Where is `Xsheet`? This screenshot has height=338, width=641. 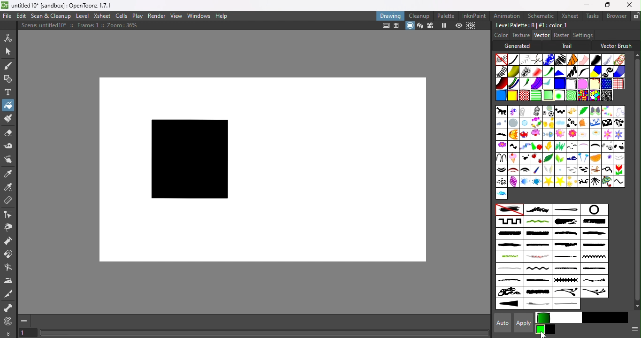
Xsheet is located at coordinates (568, 15).